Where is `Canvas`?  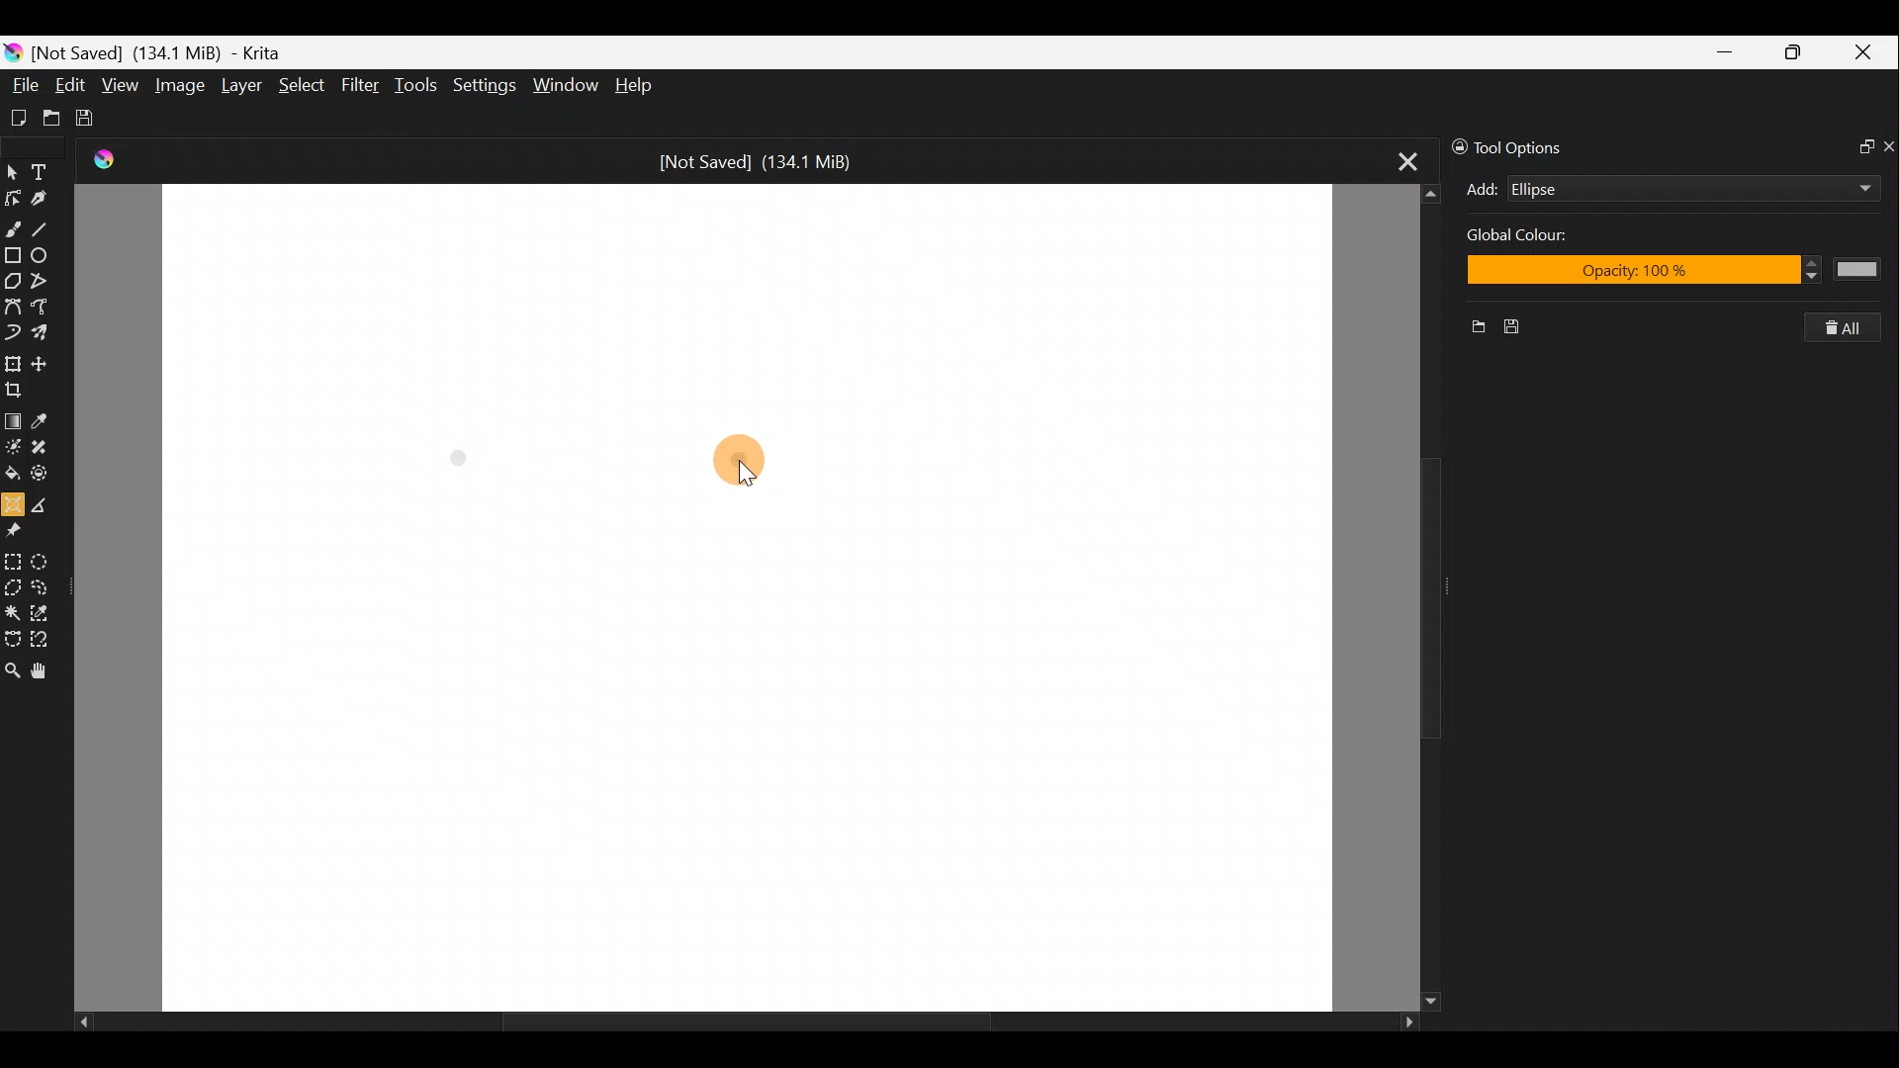 Canvas is located at coordinates (748, 596).